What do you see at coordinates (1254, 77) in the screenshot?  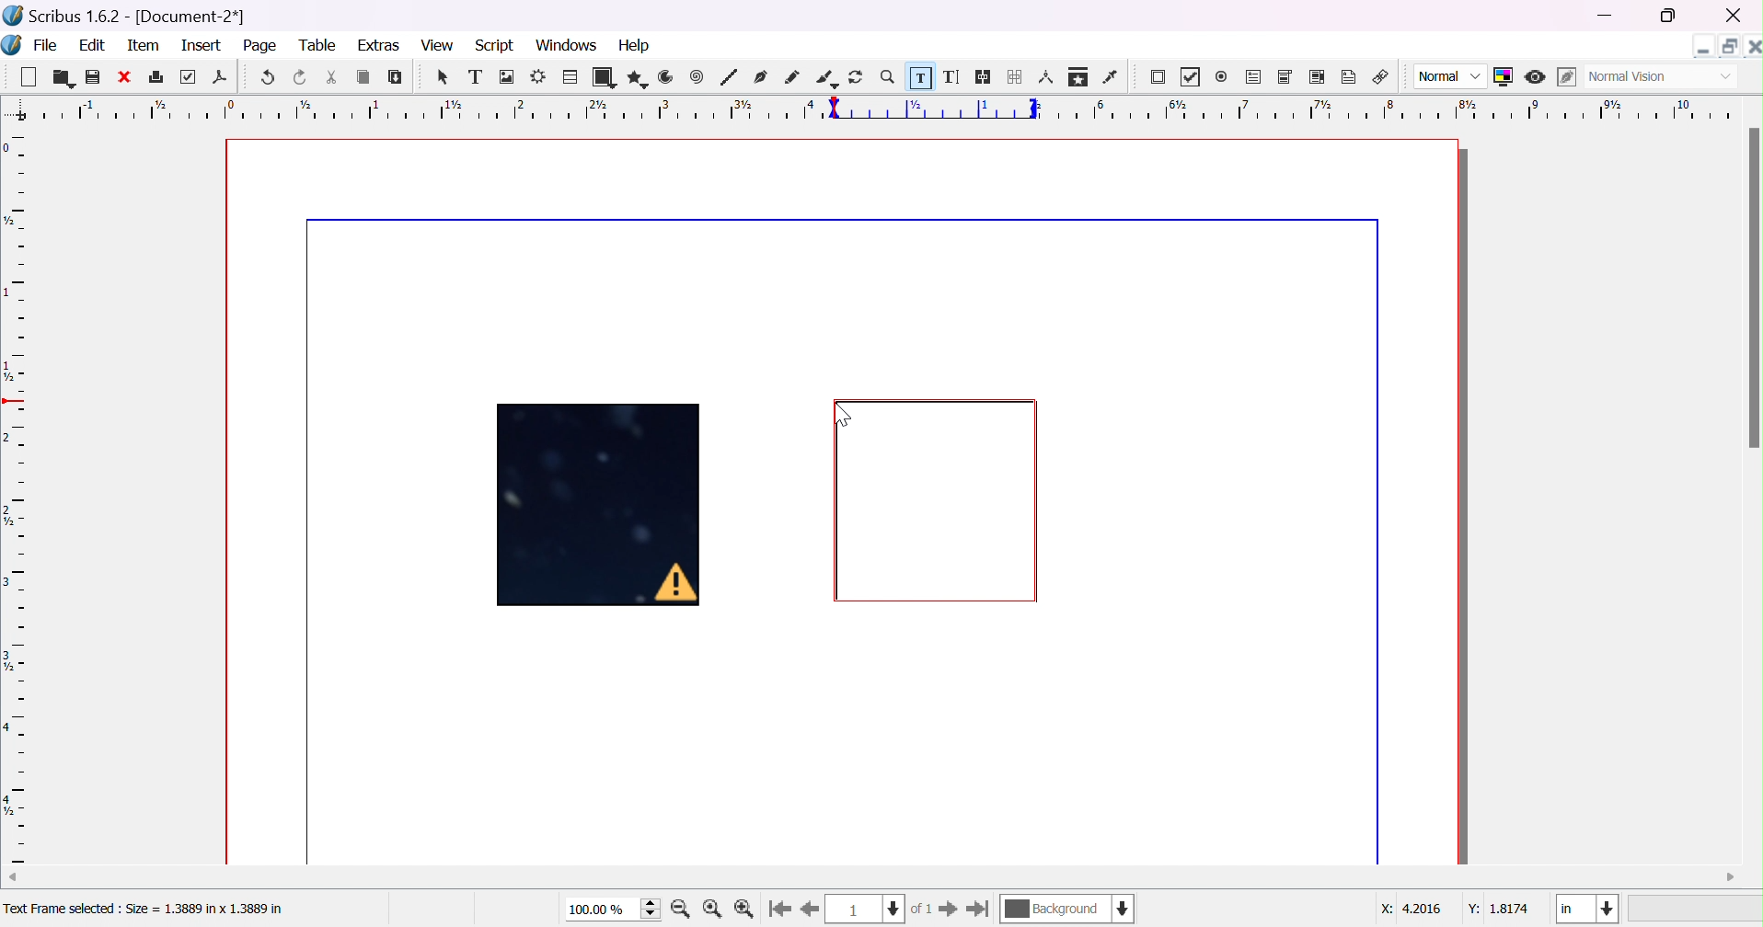 I see `PDF text field` at bounding box center [1254, 77].